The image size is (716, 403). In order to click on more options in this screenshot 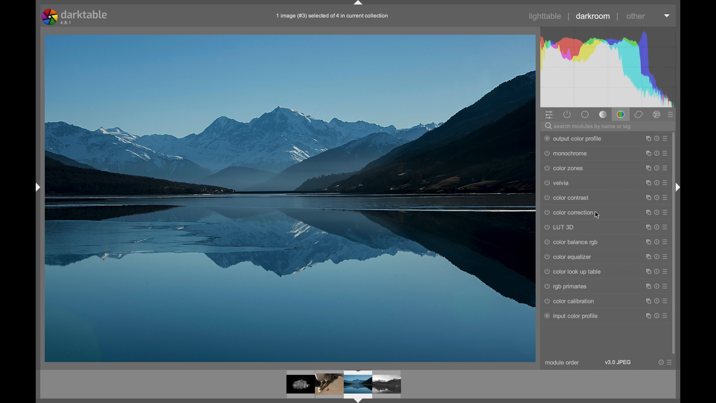, I will do `click(656, 183)`.